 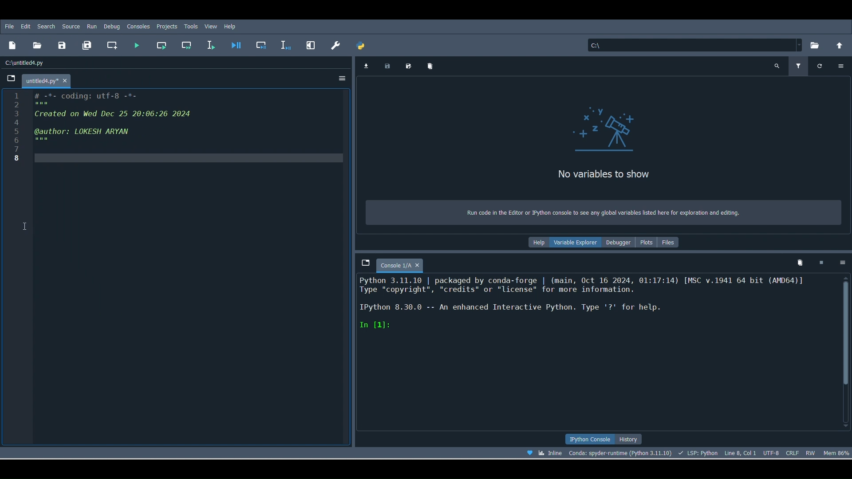 What do you see at coordinates (12, 47) in the screenshot?
I see `New file (Ctrl + N)` at bounding box center [12, 47].